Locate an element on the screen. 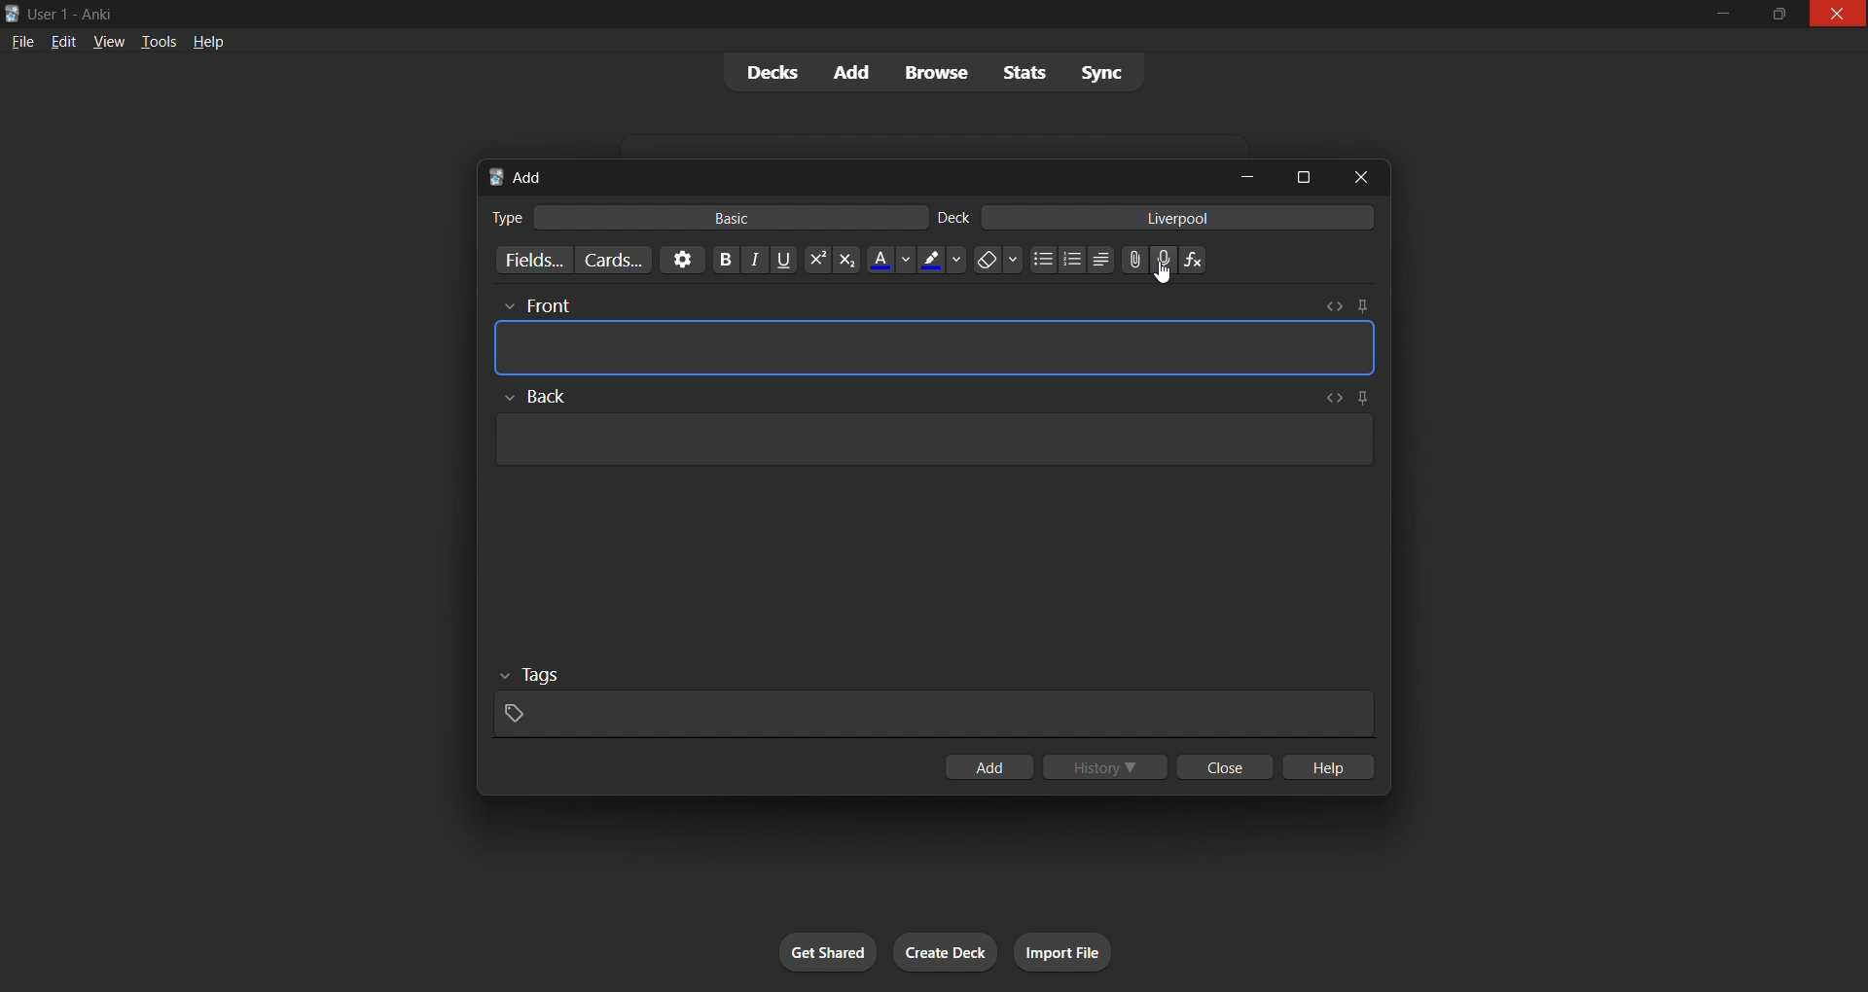 The image size is (1868, 992). minimize is located at coordinates (1251, 176).